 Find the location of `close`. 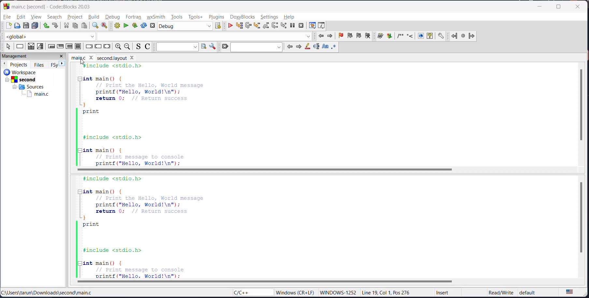

close is located at coordinates (579, 7).